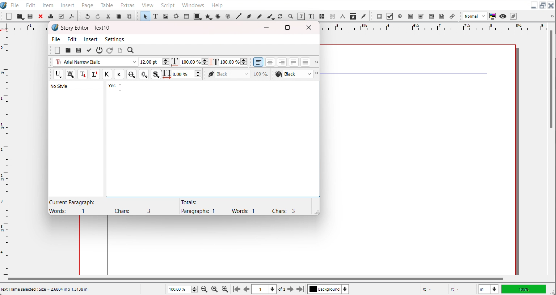  I want to click on Arc, so click(219, 16).